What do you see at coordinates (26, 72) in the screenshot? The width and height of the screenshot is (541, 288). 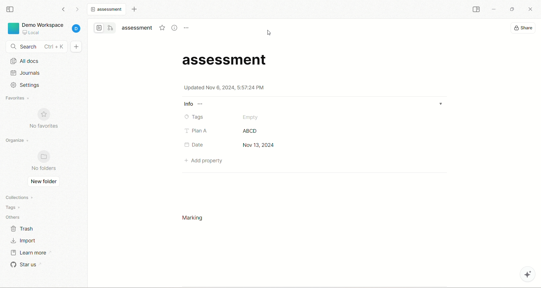 I see `journals` at bounding box center [26, 72].